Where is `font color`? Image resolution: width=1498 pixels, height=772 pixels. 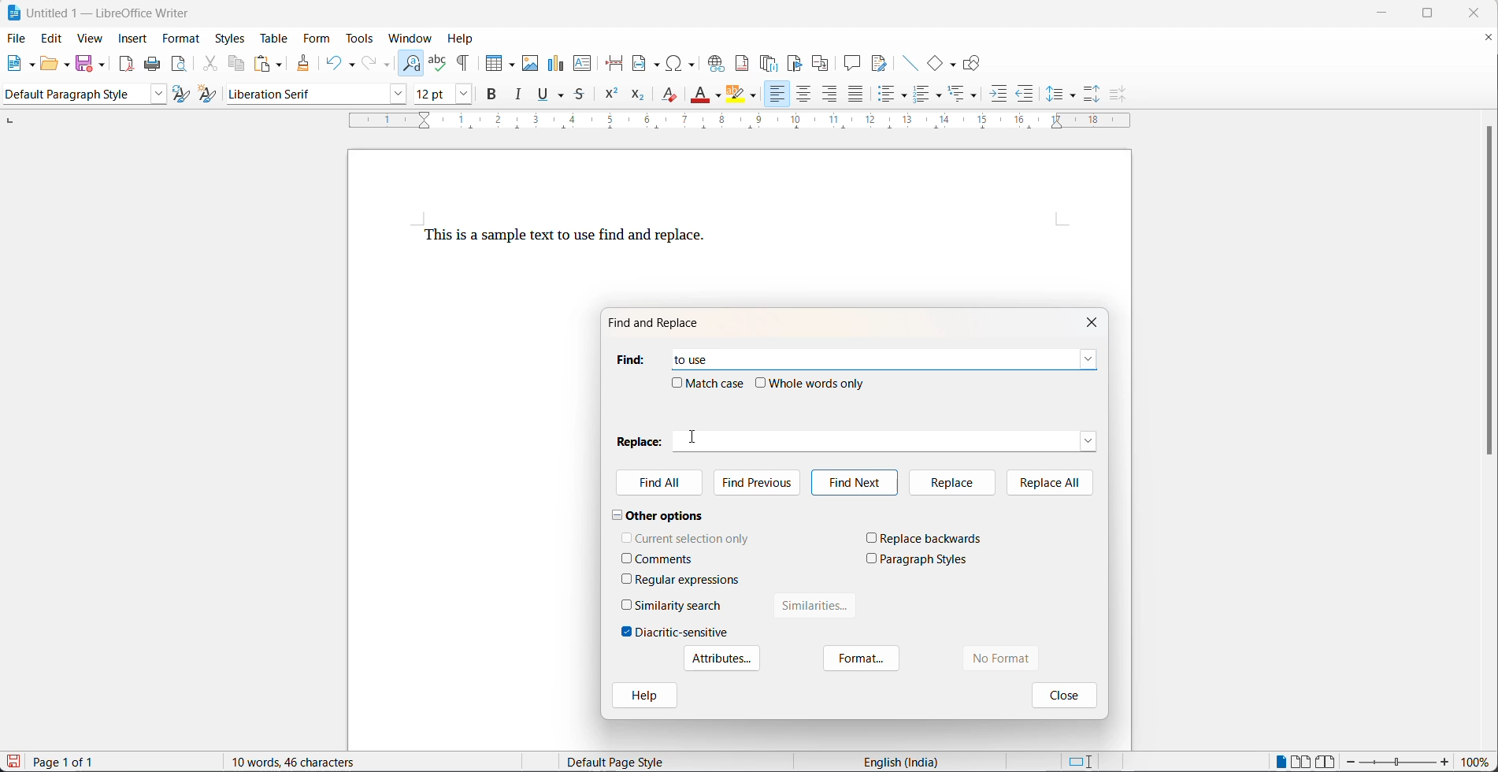 font color is located at coordinates (701, 94).